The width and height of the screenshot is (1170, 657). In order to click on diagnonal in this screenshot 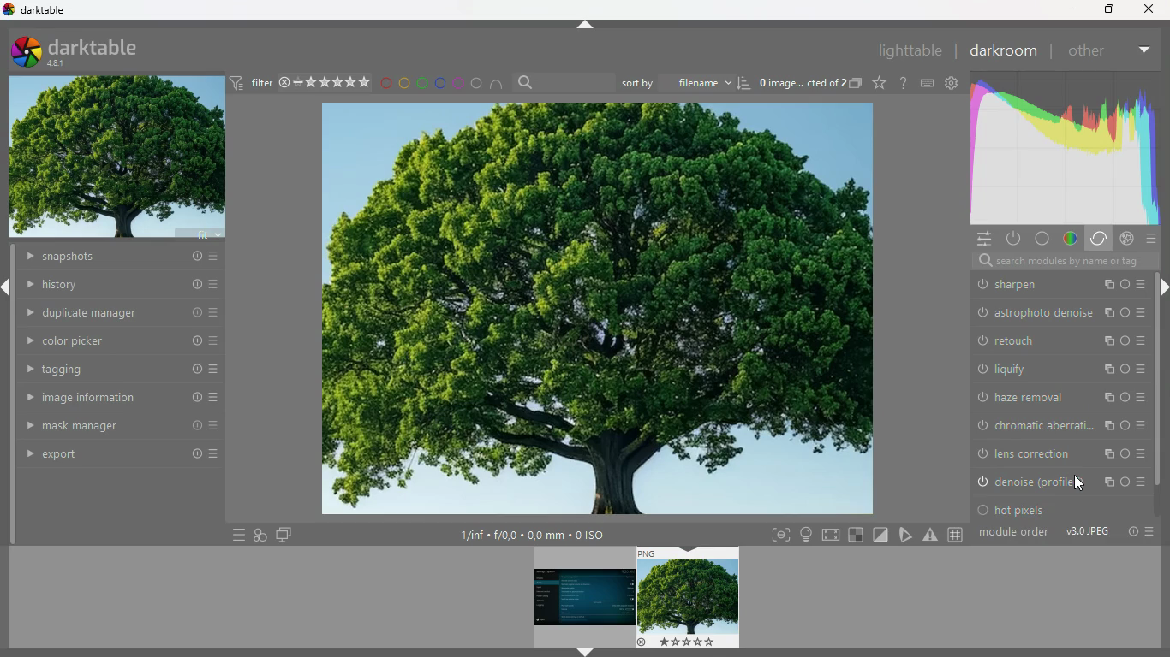, I will do `click(880, 535)`.